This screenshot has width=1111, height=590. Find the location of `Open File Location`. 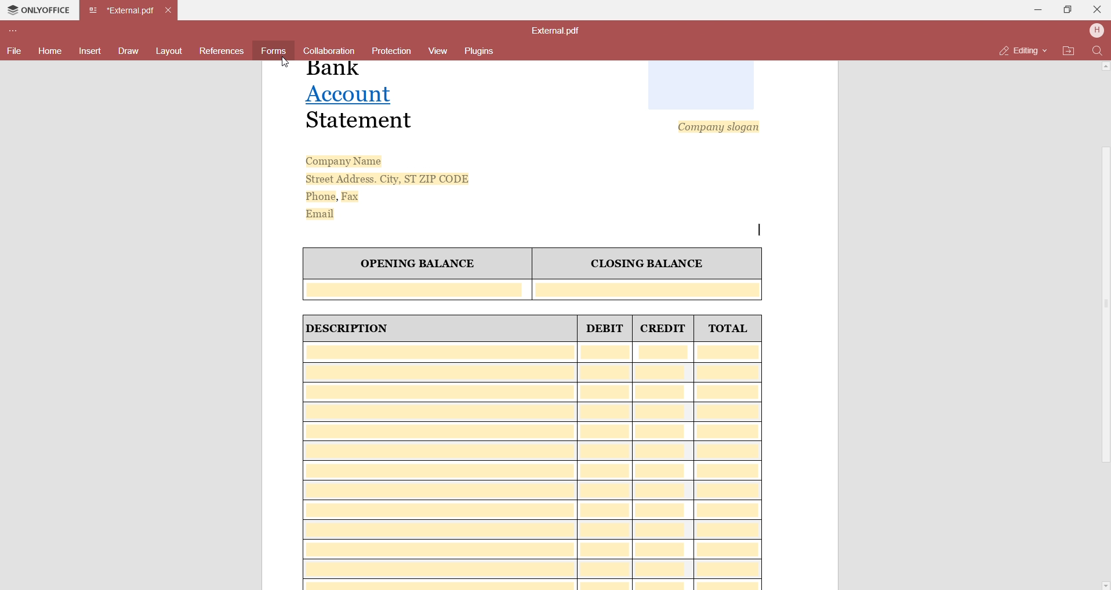

Open File Location is located at coordinates (1069, 50).